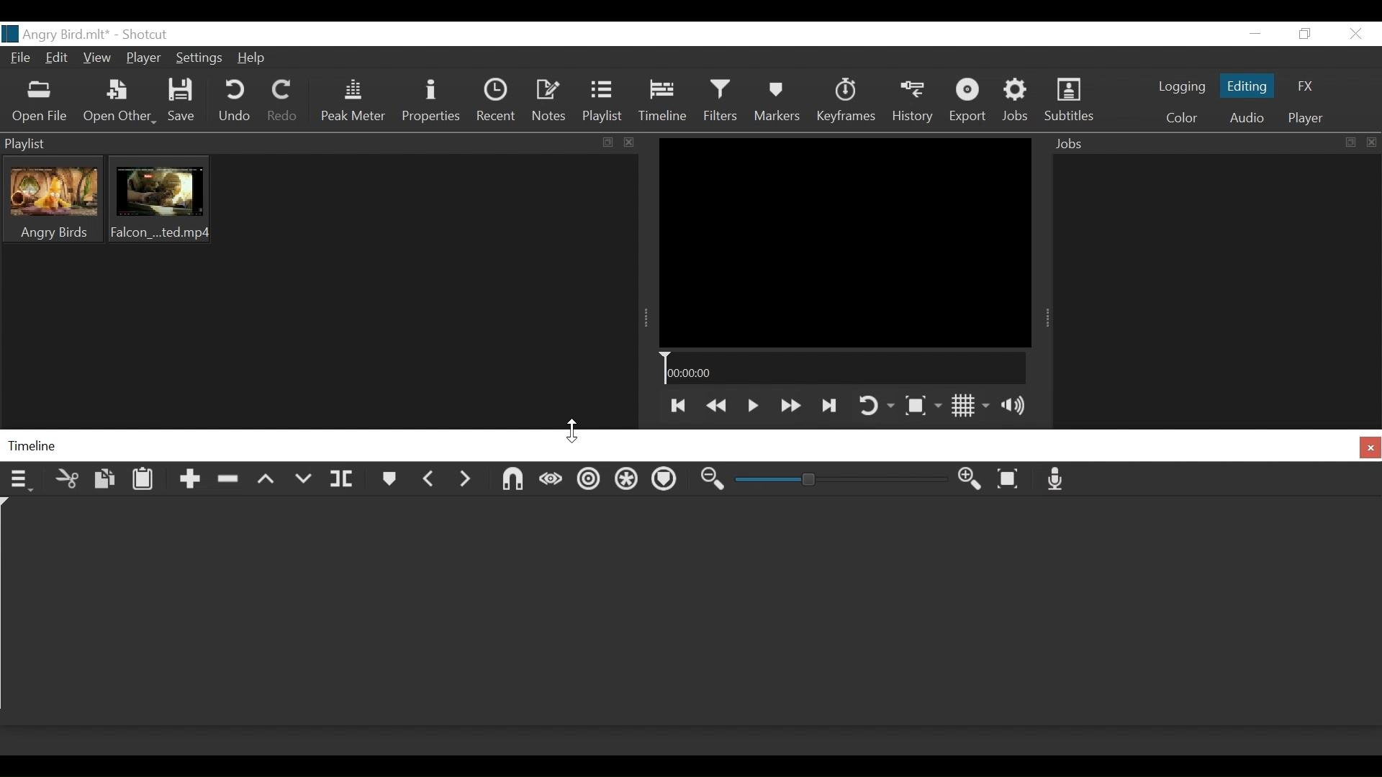  What do you see at coordinates (304, 481) in the screenshot?
I see `Overwrite` at bounding box center [304, 481].